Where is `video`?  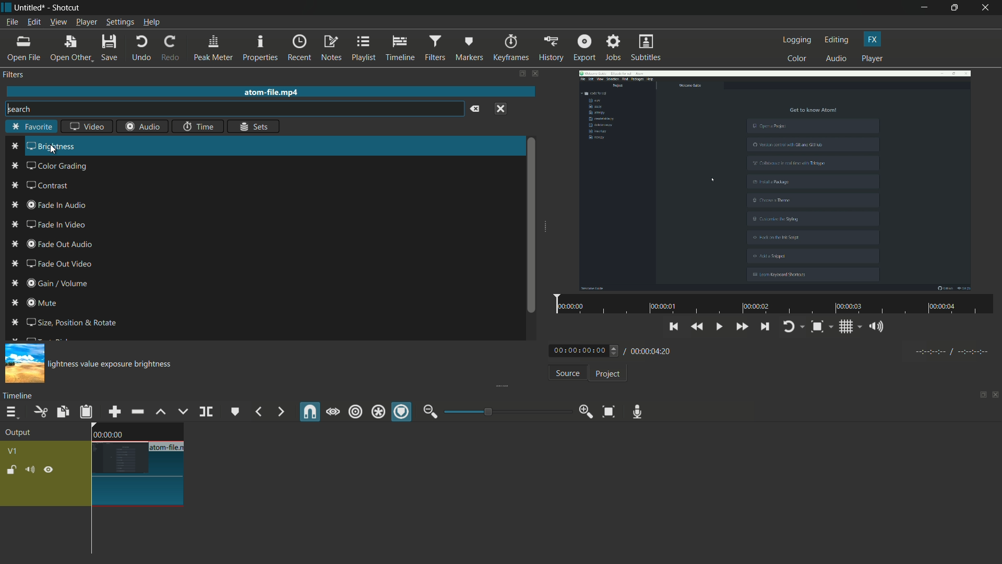 video is located at coordinates (86, 127).